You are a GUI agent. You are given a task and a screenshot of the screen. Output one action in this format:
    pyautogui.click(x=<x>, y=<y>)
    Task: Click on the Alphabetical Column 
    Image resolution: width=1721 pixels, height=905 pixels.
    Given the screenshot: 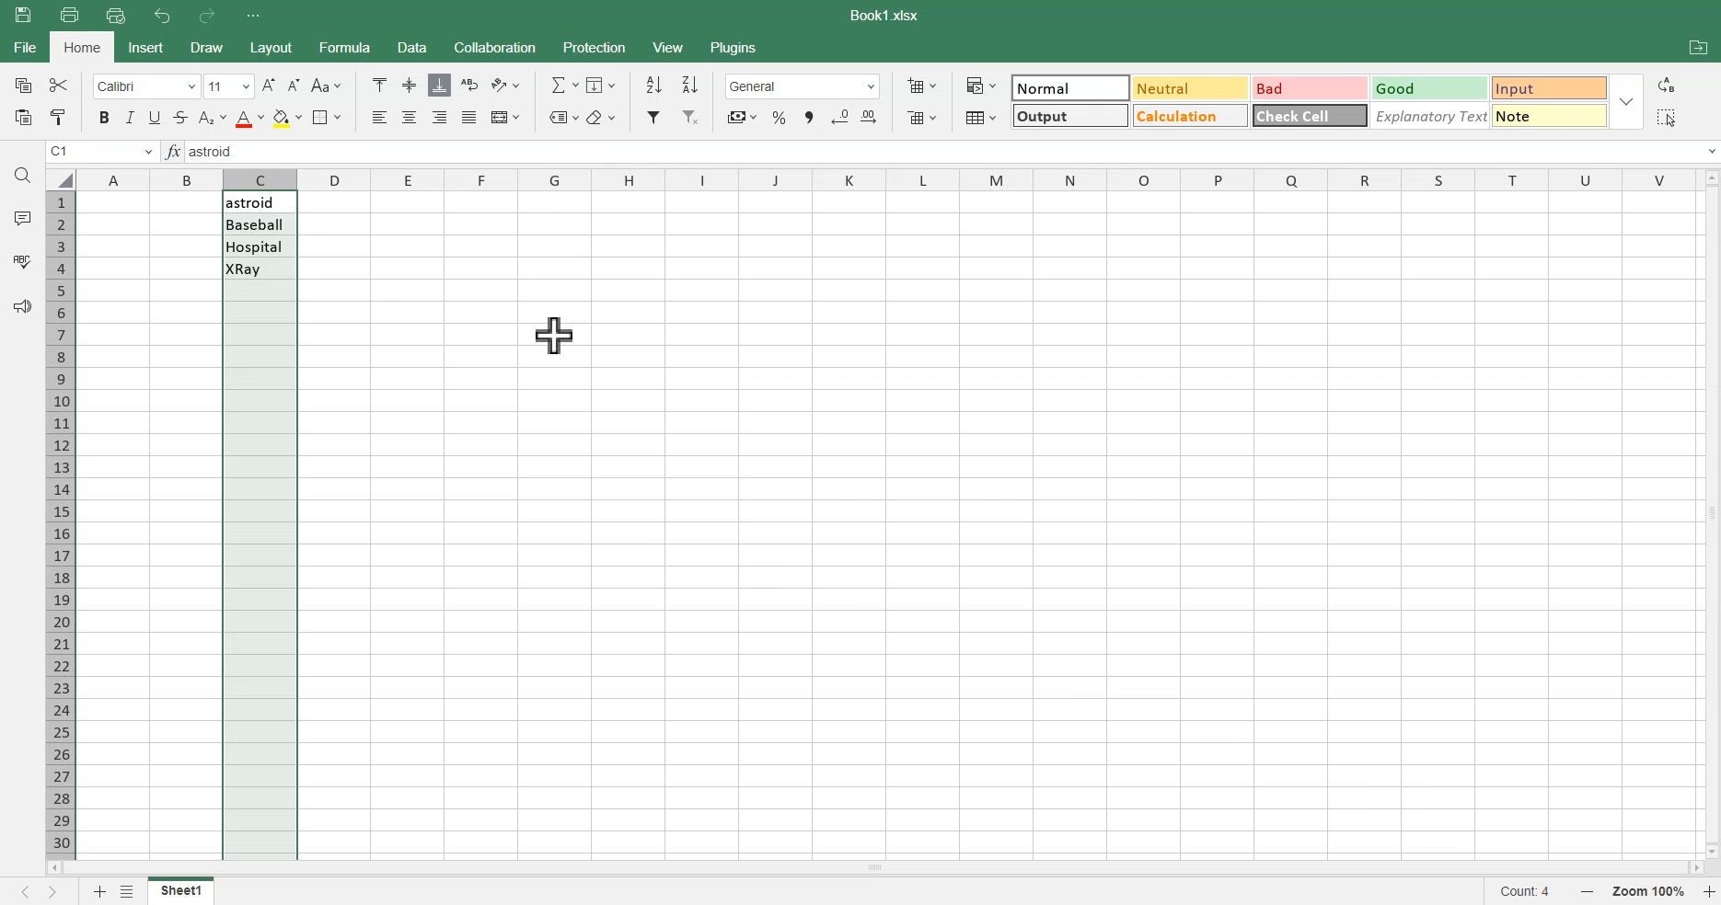 What is the action you would take?
    pyautogui.click(x=884, y=178)
    